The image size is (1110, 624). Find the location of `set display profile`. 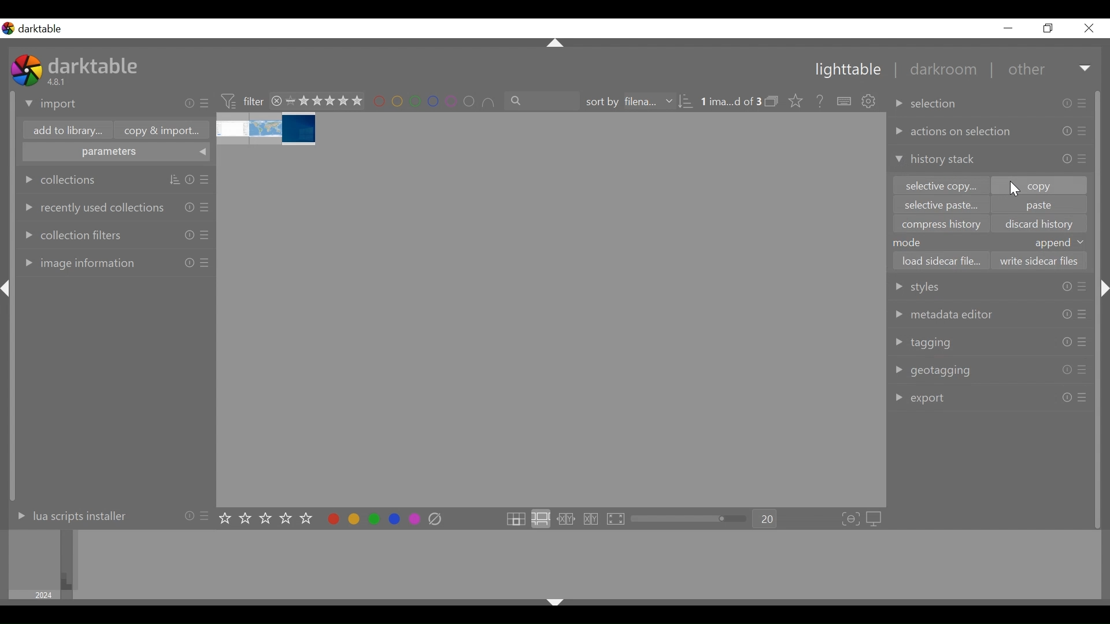

set display profile is located at coordinates (875, 519).